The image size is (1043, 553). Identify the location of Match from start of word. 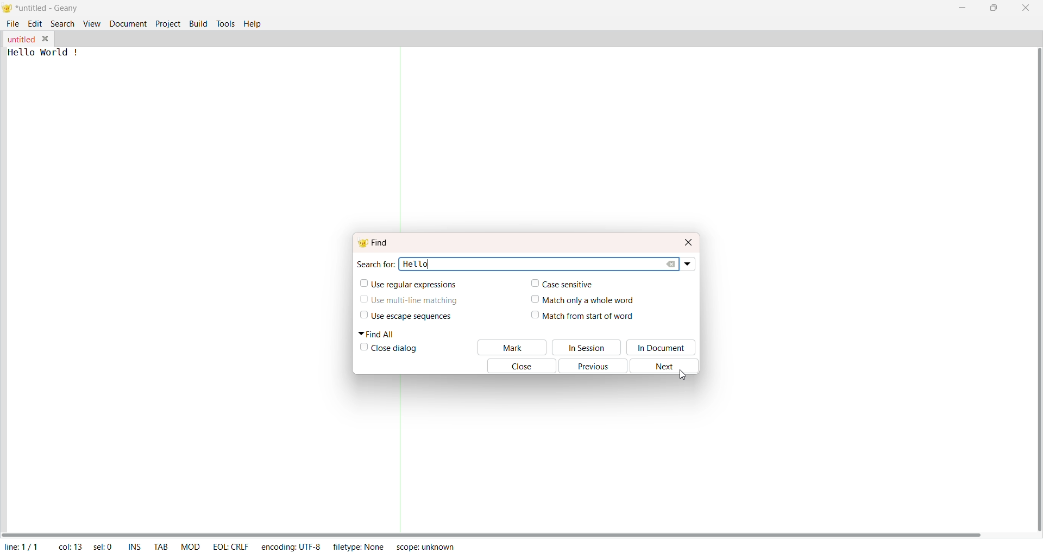
(592, 316).